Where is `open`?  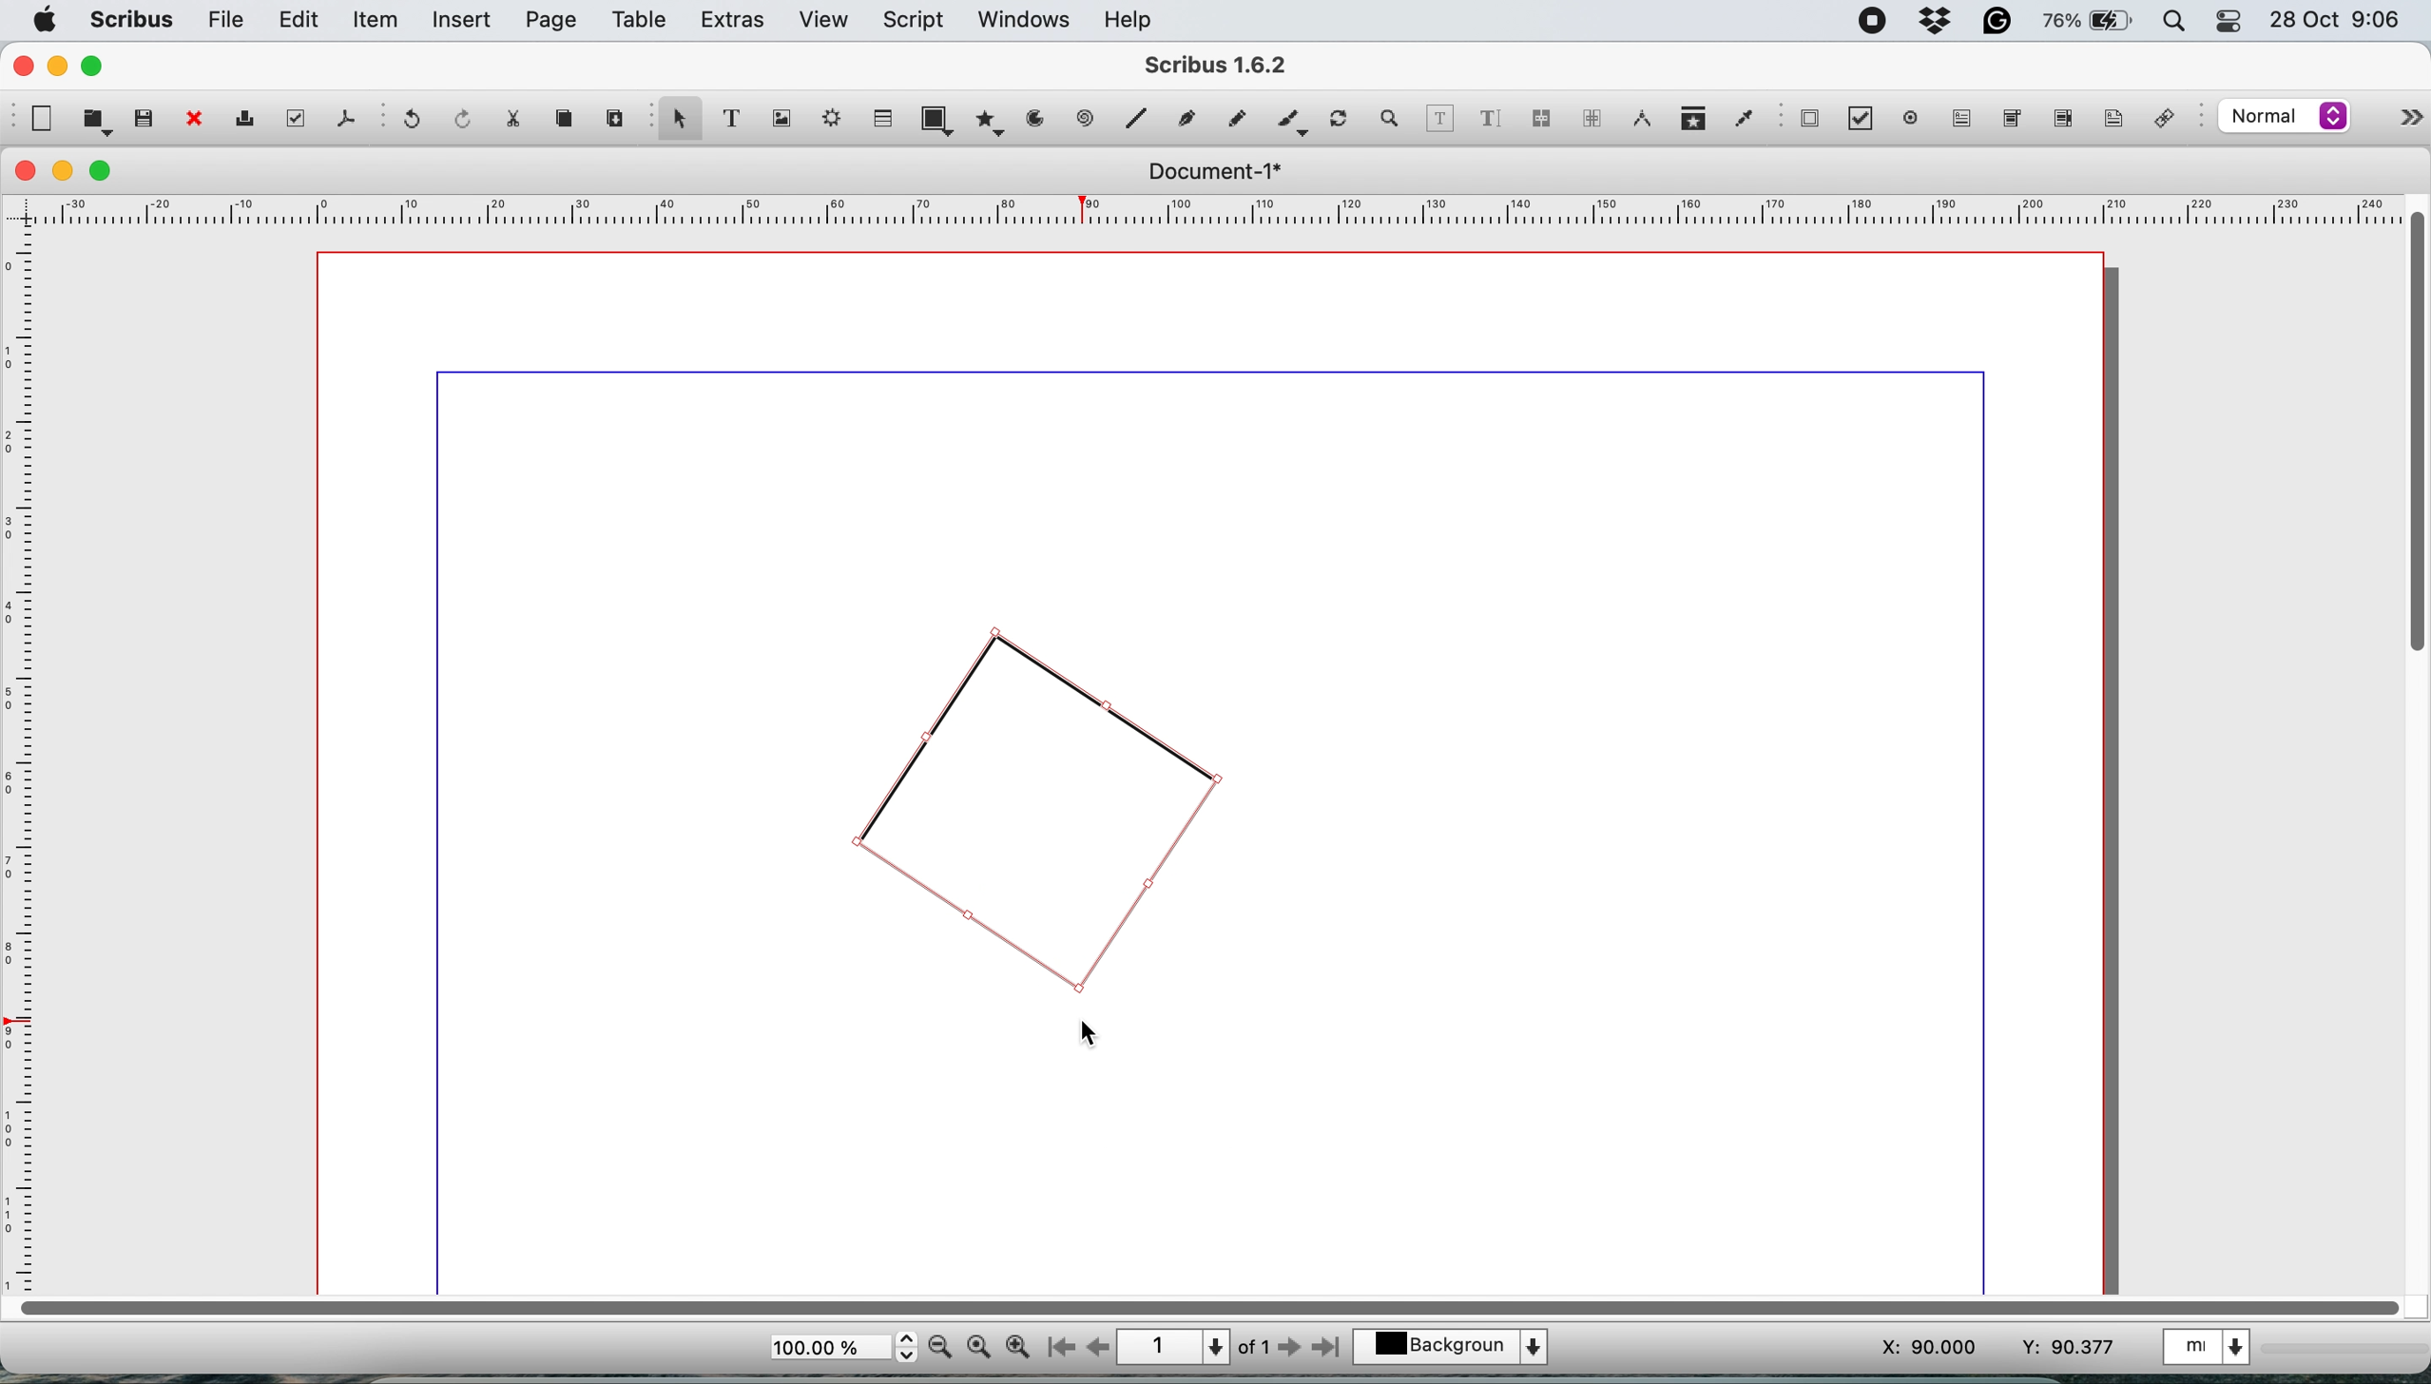 open is located at coordinates (94, 123).